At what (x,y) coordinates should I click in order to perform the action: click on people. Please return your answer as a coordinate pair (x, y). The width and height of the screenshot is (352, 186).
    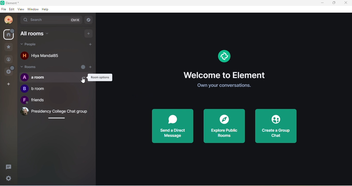
    Looking at the image, I should click on (9, 59).